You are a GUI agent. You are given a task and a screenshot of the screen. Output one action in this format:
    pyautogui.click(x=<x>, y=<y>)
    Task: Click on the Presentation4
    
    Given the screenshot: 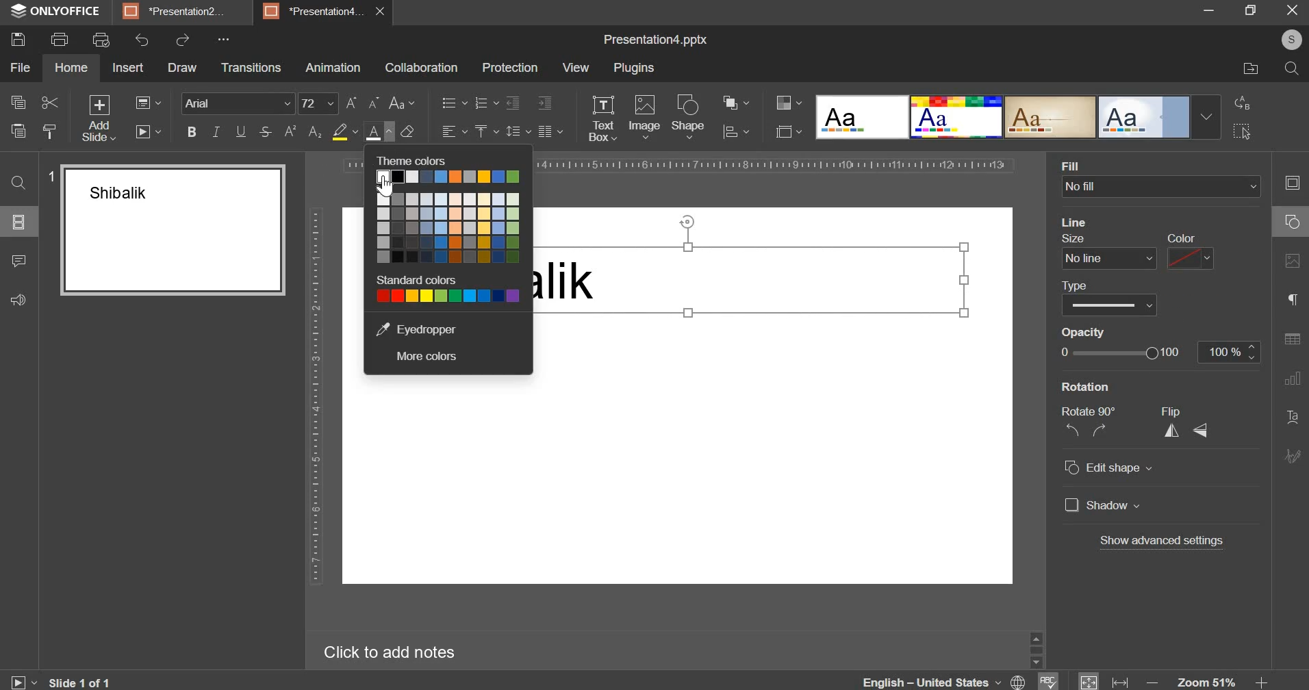 What is the action you would take?
    pyautogui.click(x=316, y=10)
    